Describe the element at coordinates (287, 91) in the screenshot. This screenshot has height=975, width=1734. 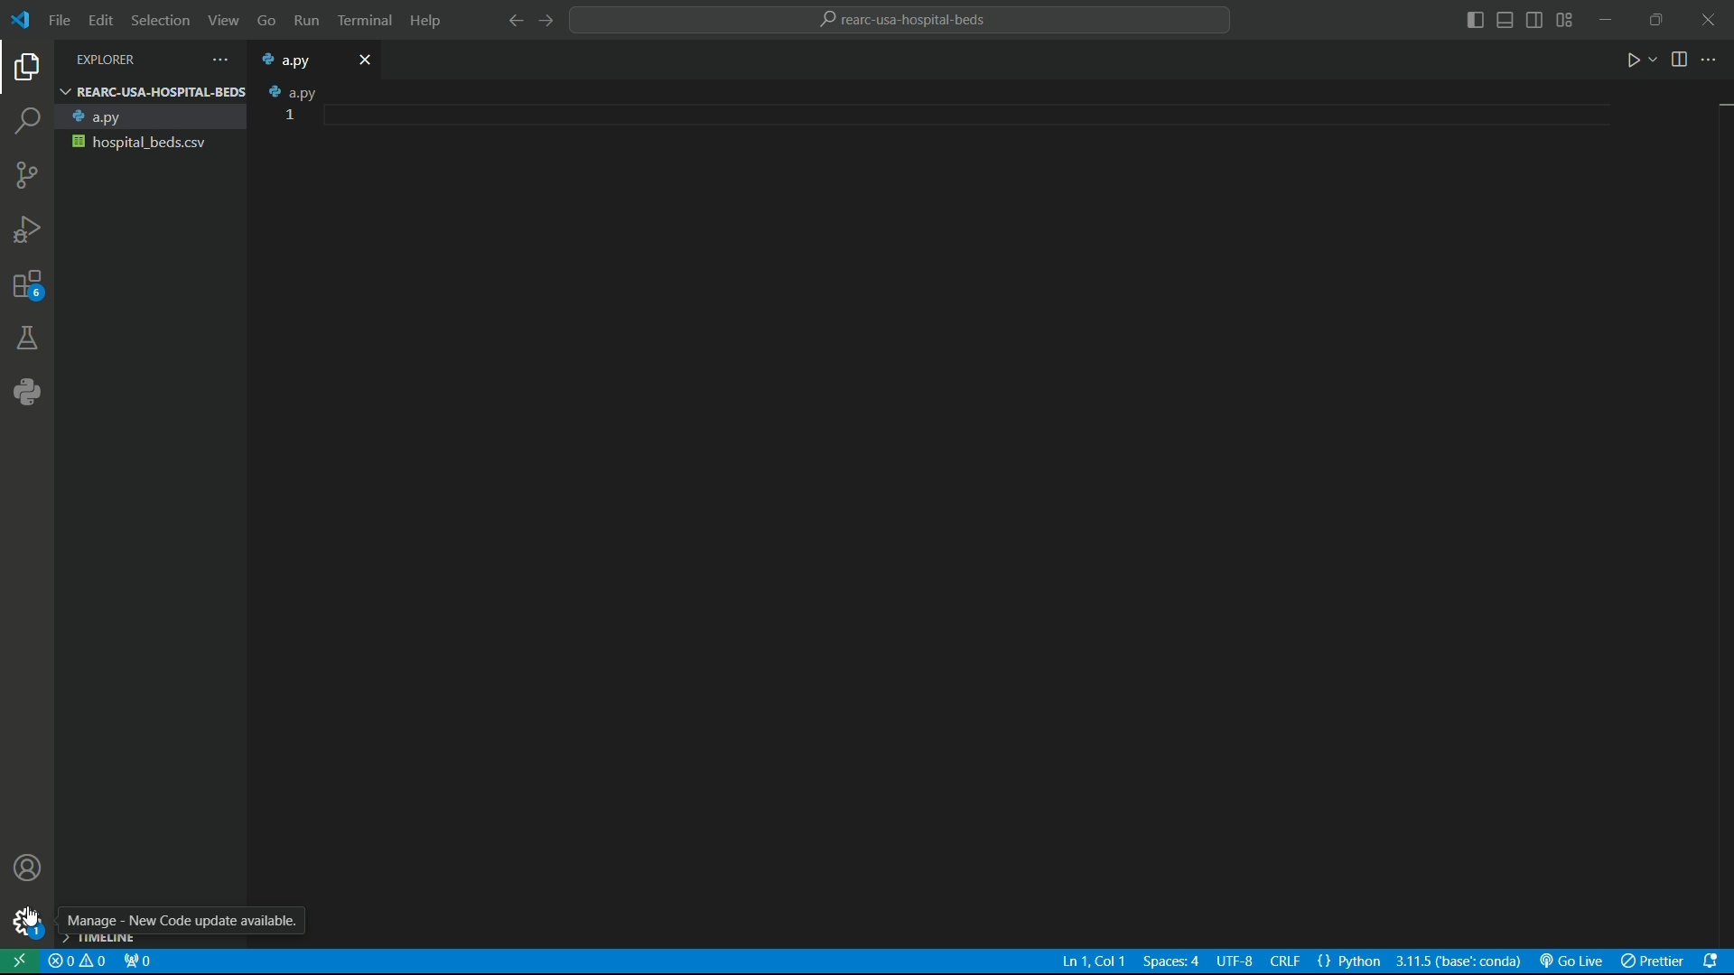
I see `a.py` at that location.